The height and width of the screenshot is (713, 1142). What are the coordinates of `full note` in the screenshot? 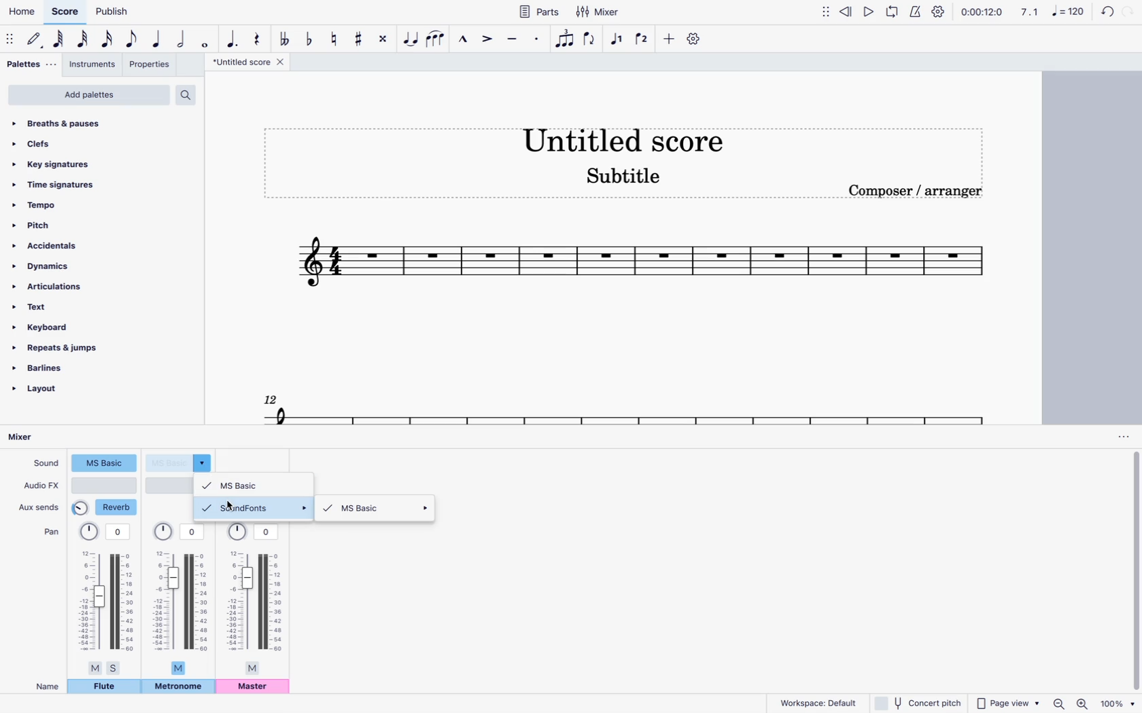 It's located at (207, 41).